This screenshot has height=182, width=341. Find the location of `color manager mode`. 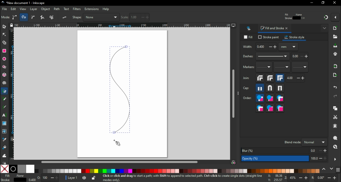

color manager mode is located at coordinates (234, 162).